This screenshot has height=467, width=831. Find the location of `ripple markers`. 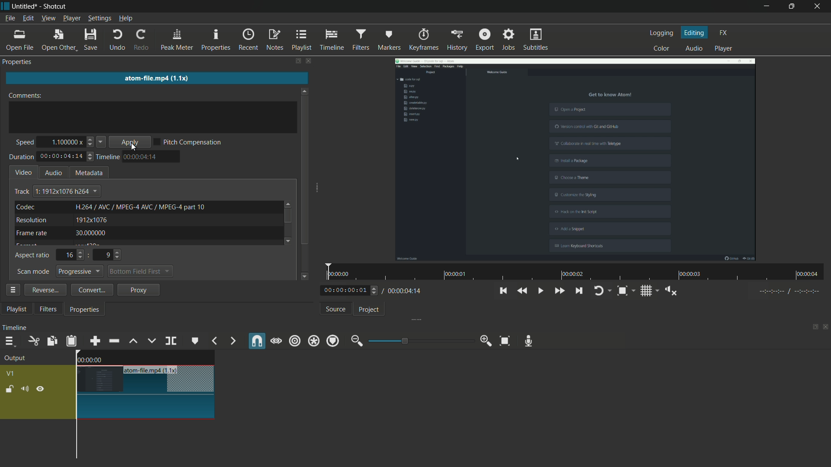

ripple markers is located at coordinates (333, 341).